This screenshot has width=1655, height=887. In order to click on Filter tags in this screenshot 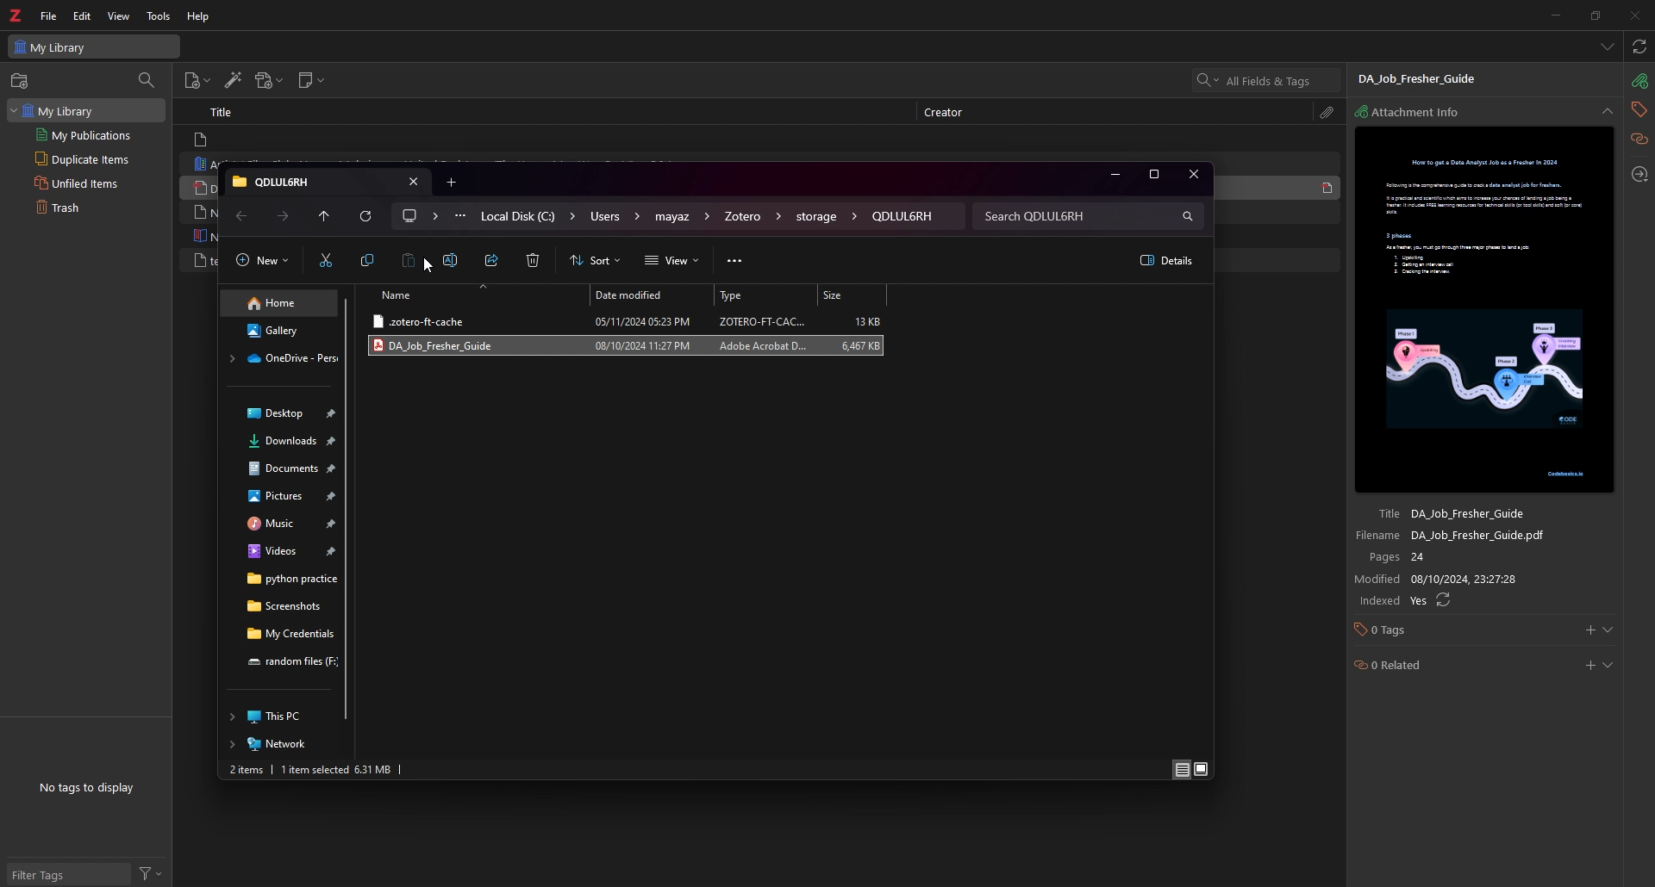, I will do `click(60, 874)`.